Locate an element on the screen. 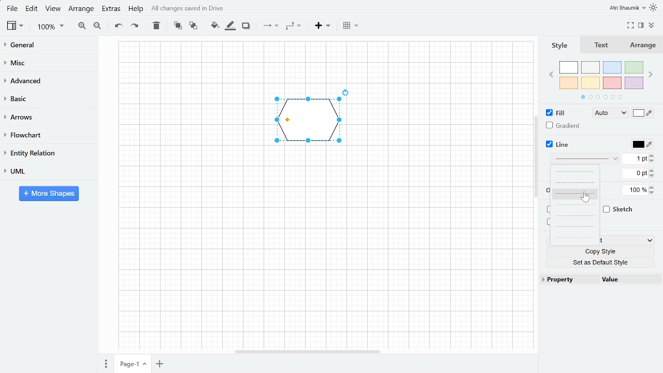 This screenshot has height=373, width=663. To front is located at coordinates (178, 26).